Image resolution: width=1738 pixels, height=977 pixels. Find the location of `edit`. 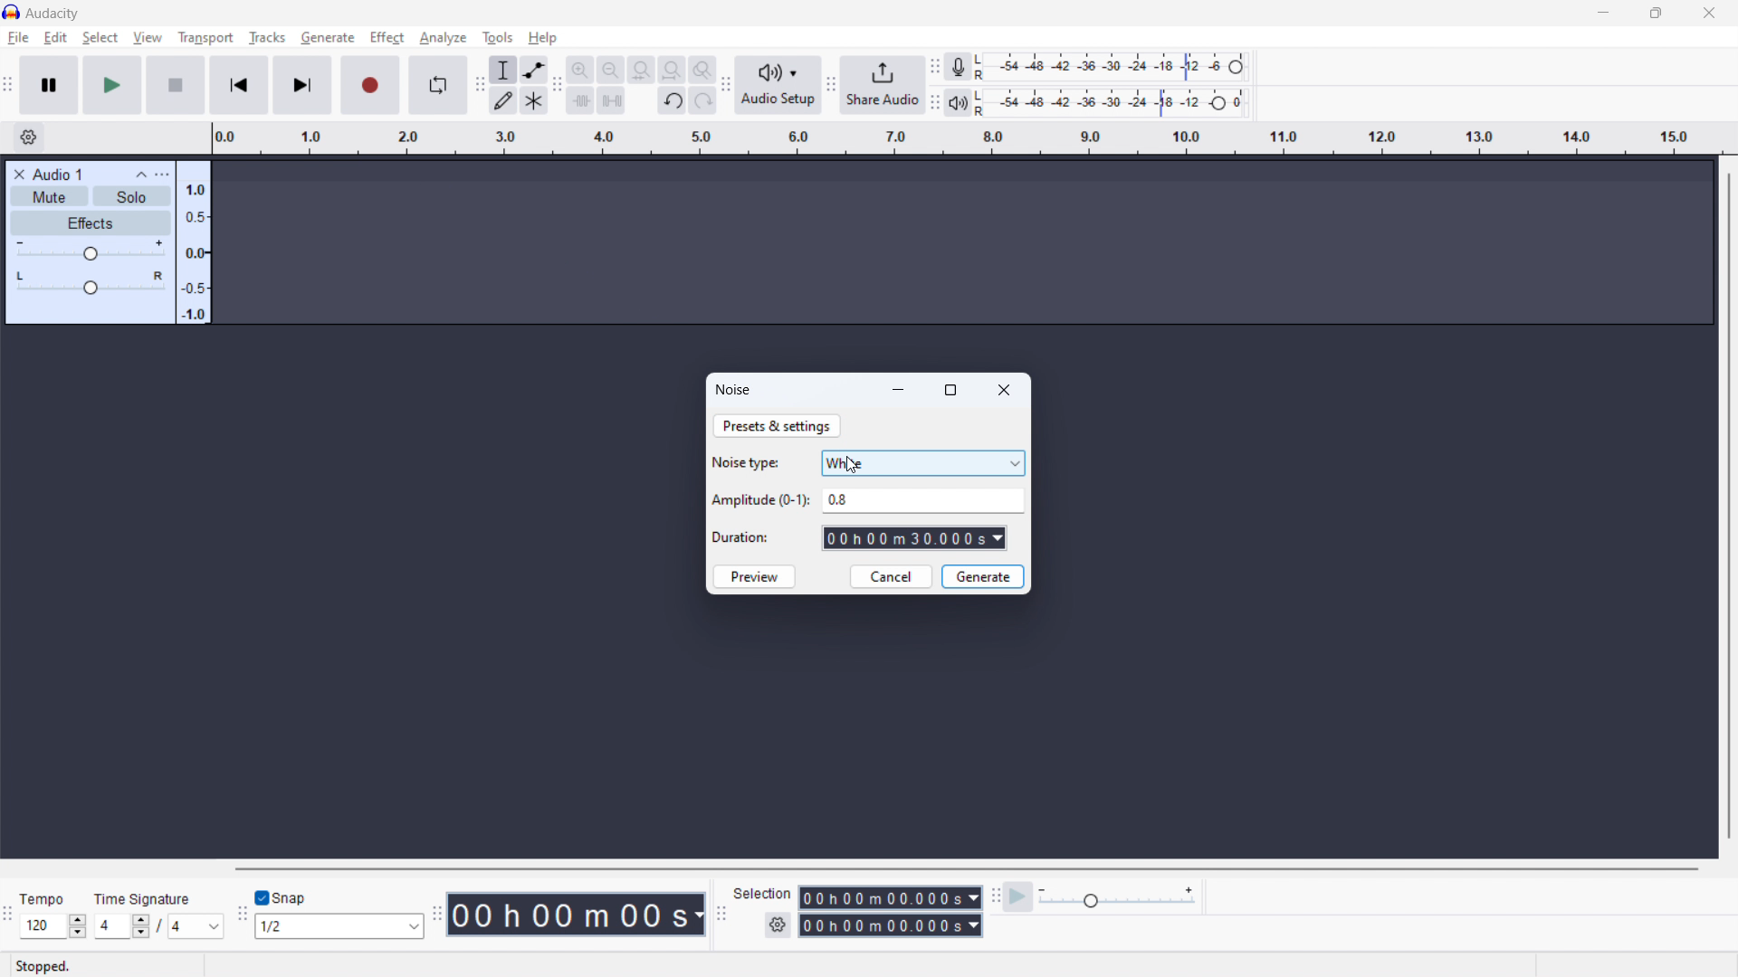

edit is located at coordinates (55, 37).